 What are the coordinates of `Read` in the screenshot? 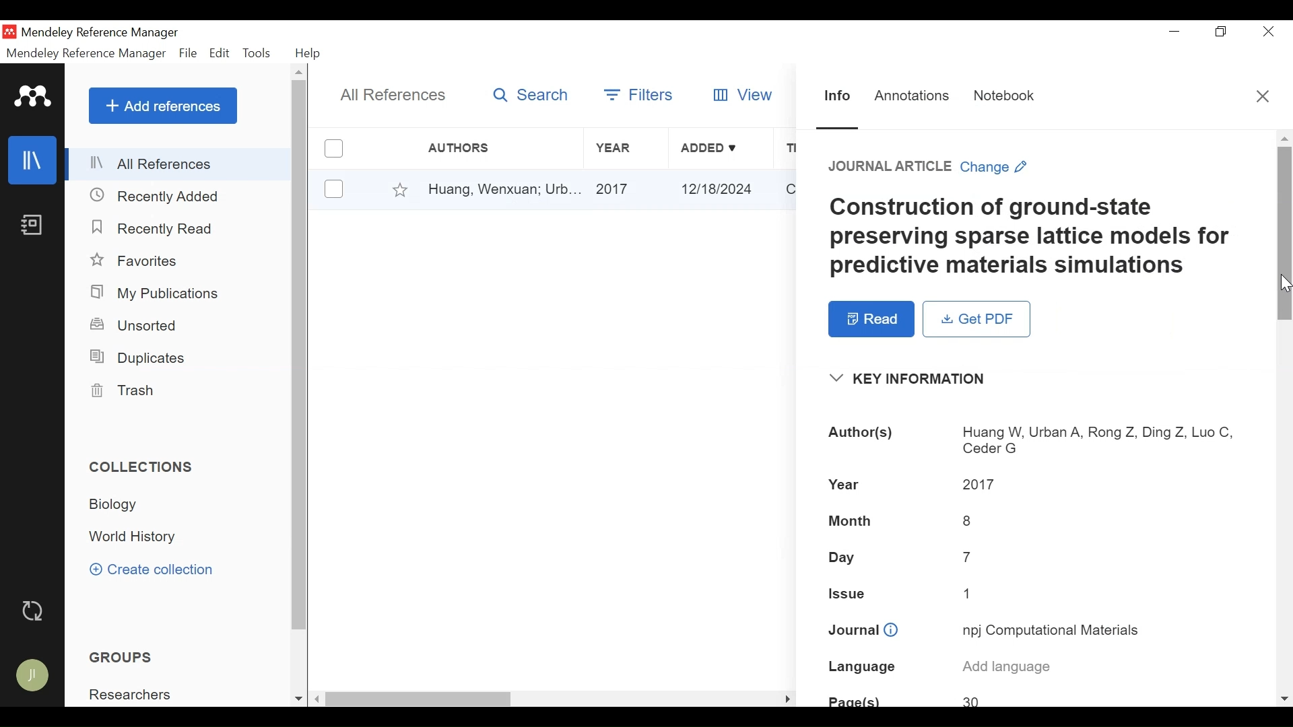 It's located at (871, 320).